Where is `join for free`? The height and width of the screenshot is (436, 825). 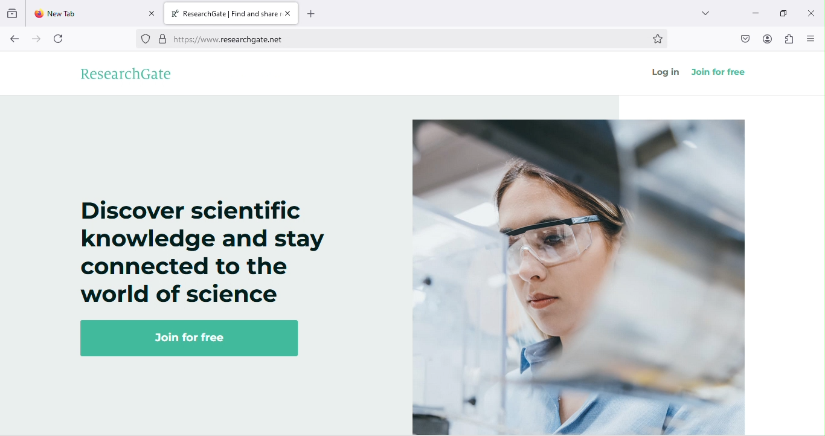 join for free is located at coordinates (191, 340).